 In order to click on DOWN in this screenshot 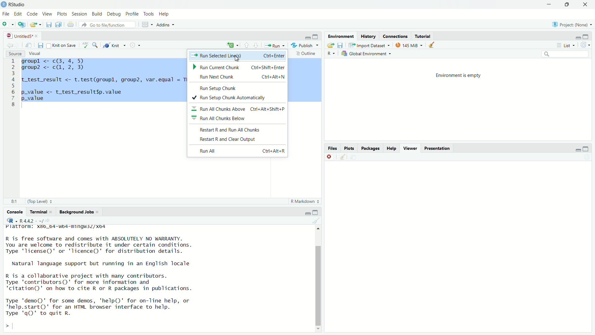, I will do `click(566, 4)`.